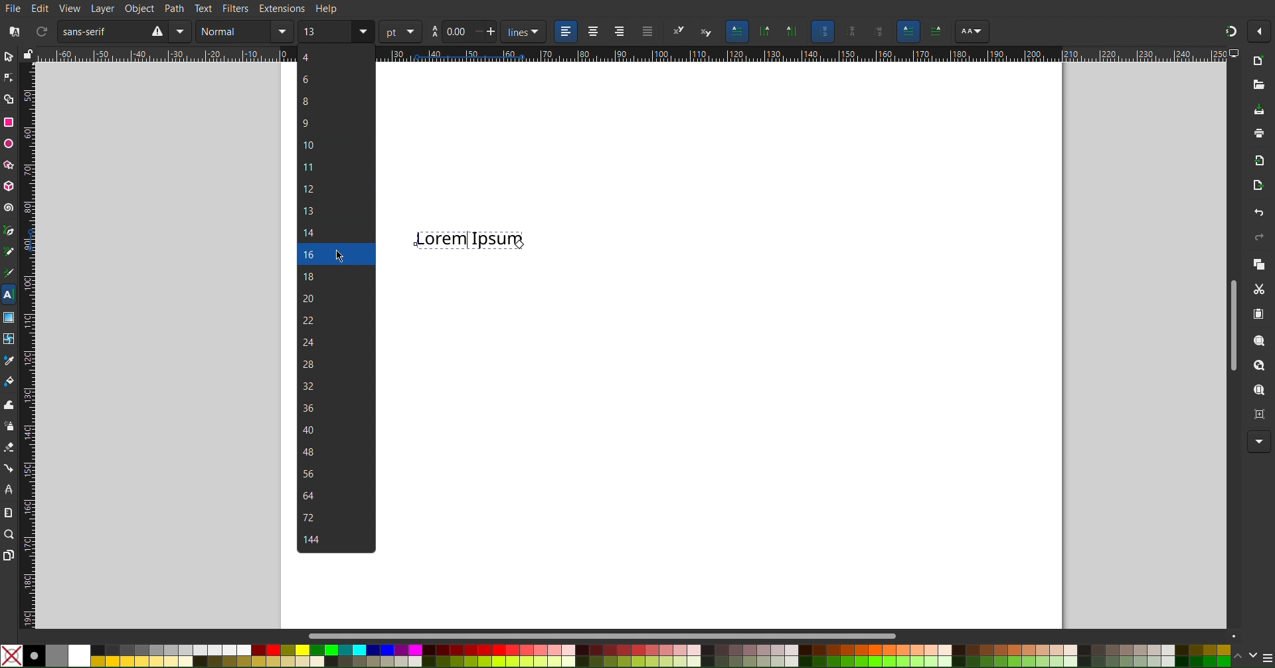 This screenshot has height=668, width=1275. Describe the element at coordinates (972, 32) in the screenshot. I see `` at that location.